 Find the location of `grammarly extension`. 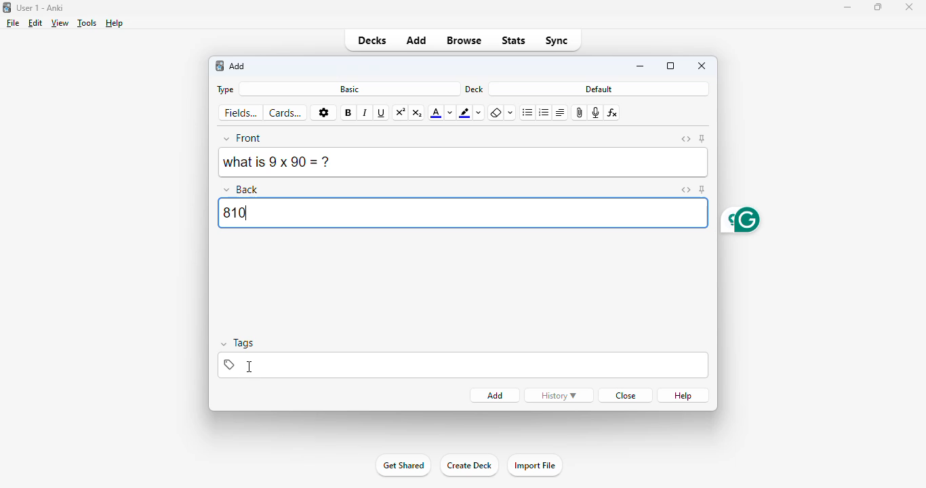

grammarly extension is located at coordinates (739, 220).